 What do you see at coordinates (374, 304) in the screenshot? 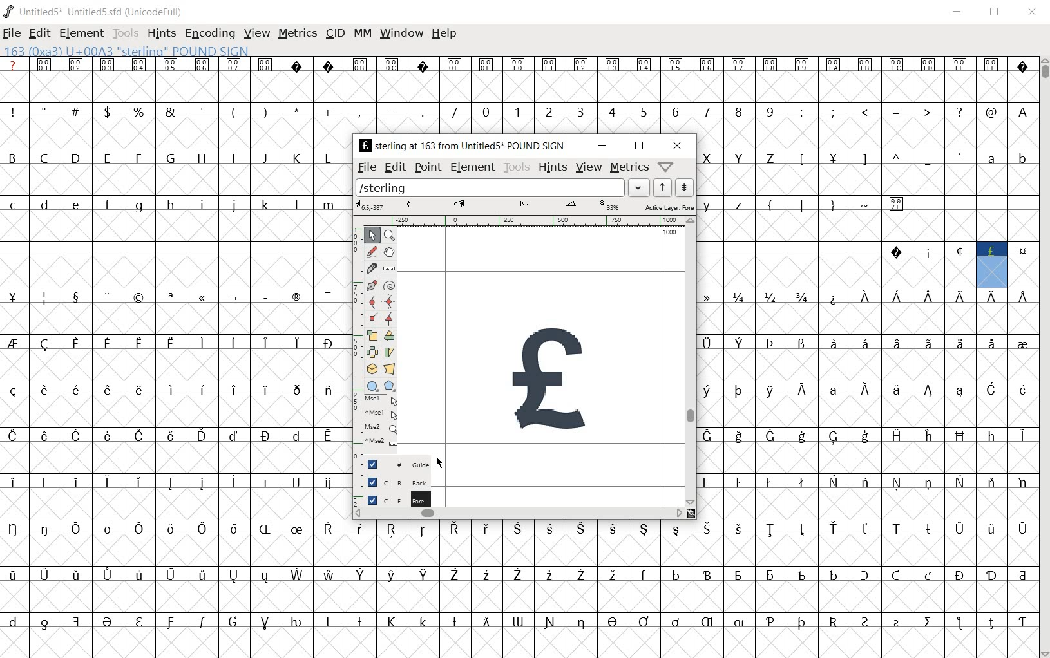
I see `curve` at bounding box center [374, 304].